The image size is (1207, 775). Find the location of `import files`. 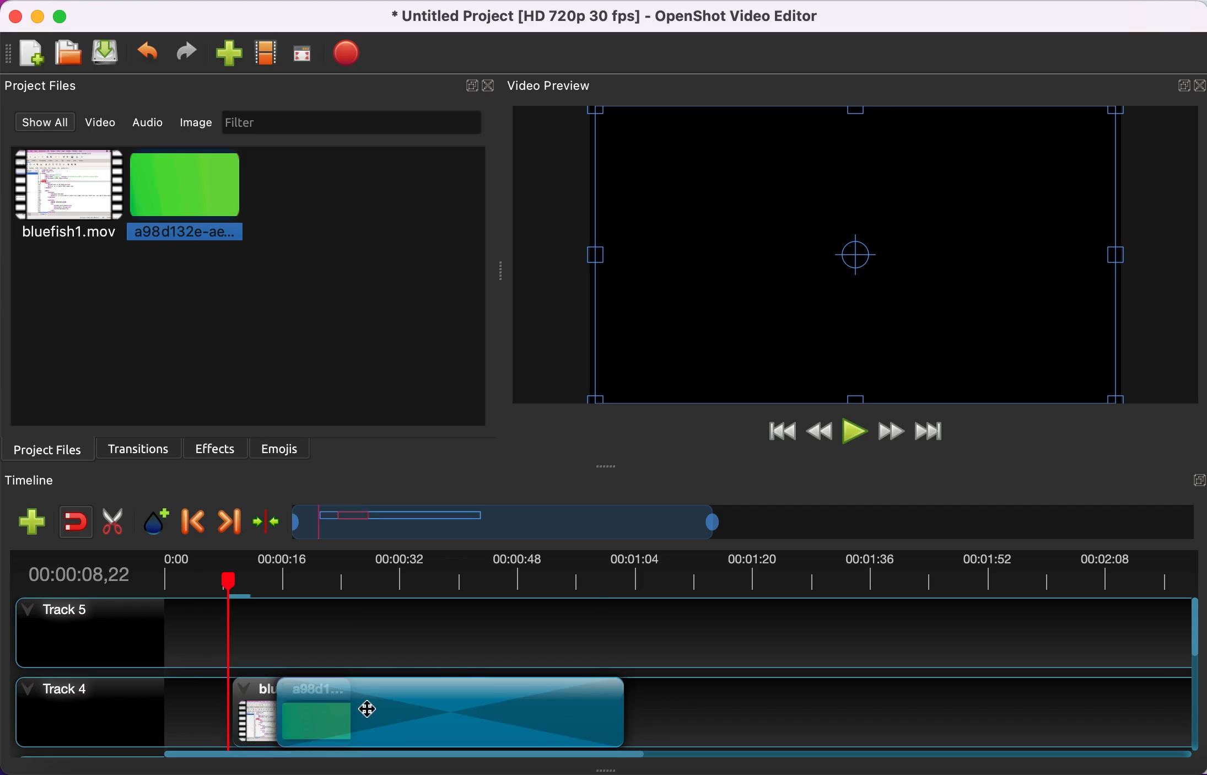

import files is located at coordinates (225, 56).